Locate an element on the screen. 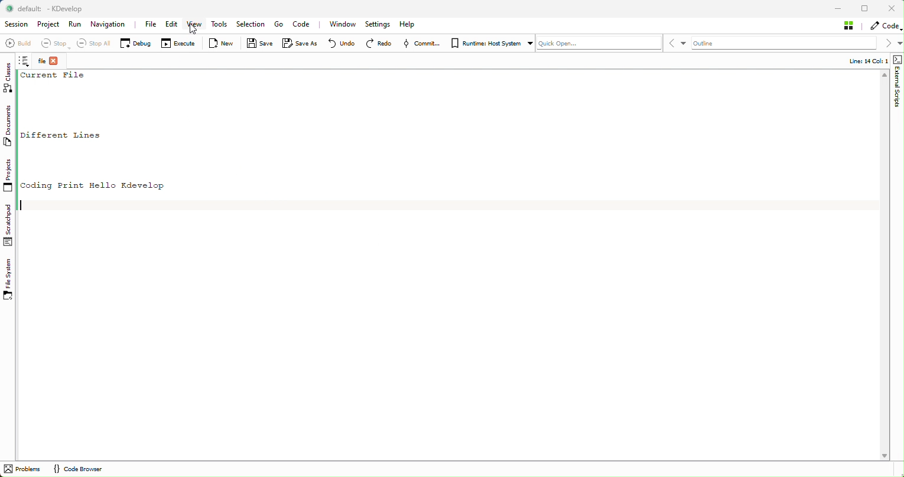  Box is located at coordinates (866, 8).